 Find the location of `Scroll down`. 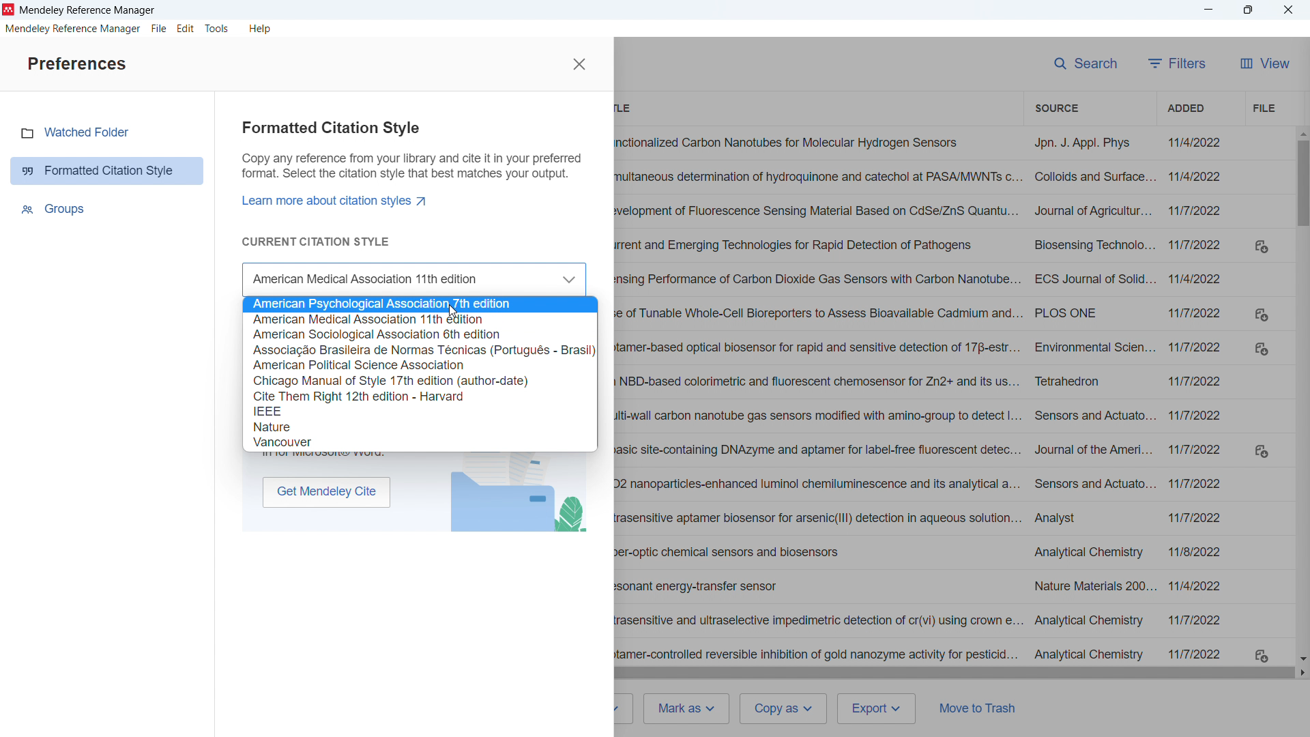

Scroll down is located at coordinates (1301, 659).